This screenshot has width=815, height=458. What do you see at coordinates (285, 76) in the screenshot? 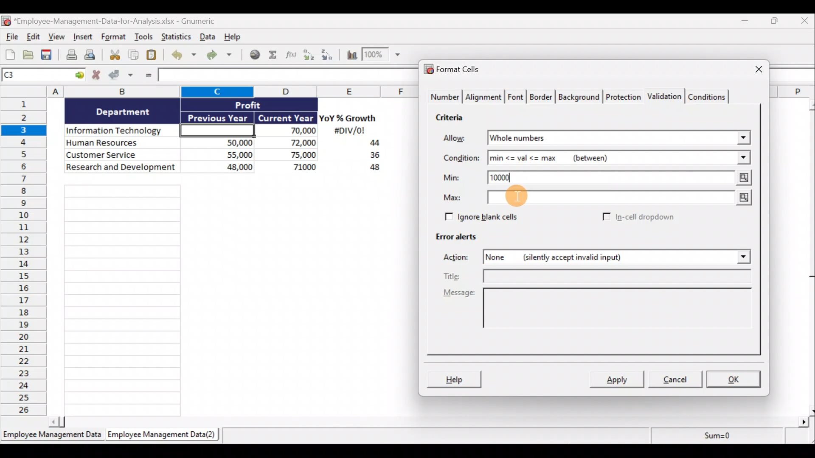
I see `Formula bar` at bounding box center [285, 76].